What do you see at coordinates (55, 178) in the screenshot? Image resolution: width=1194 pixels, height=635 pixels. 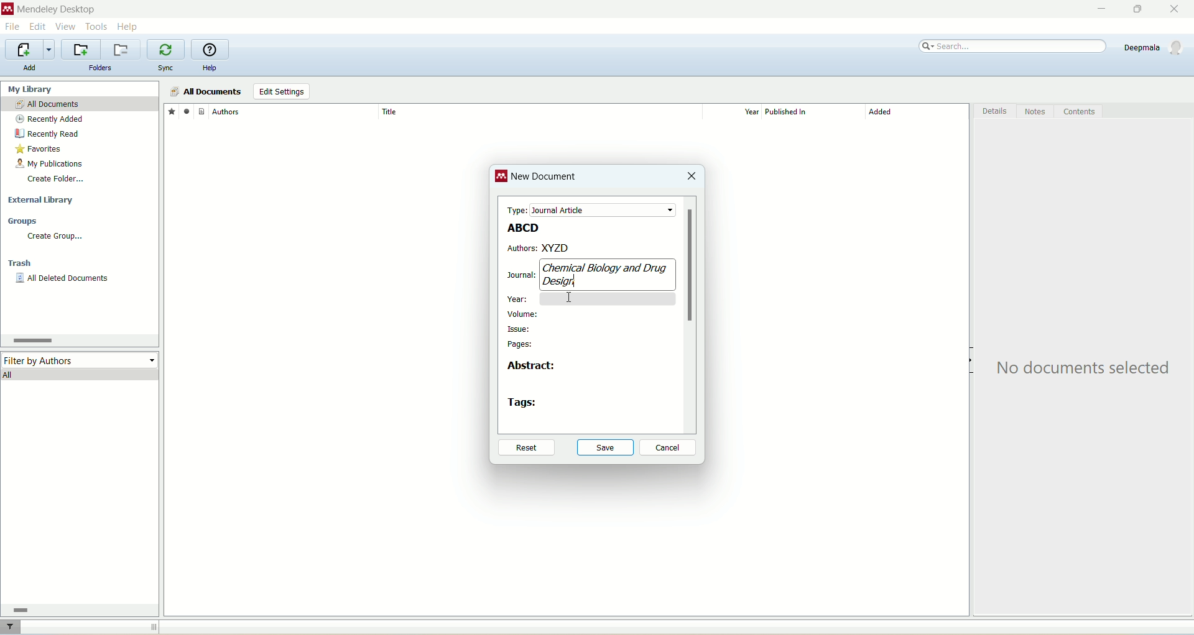 I see `create folder` at bounding box center [55, 178].